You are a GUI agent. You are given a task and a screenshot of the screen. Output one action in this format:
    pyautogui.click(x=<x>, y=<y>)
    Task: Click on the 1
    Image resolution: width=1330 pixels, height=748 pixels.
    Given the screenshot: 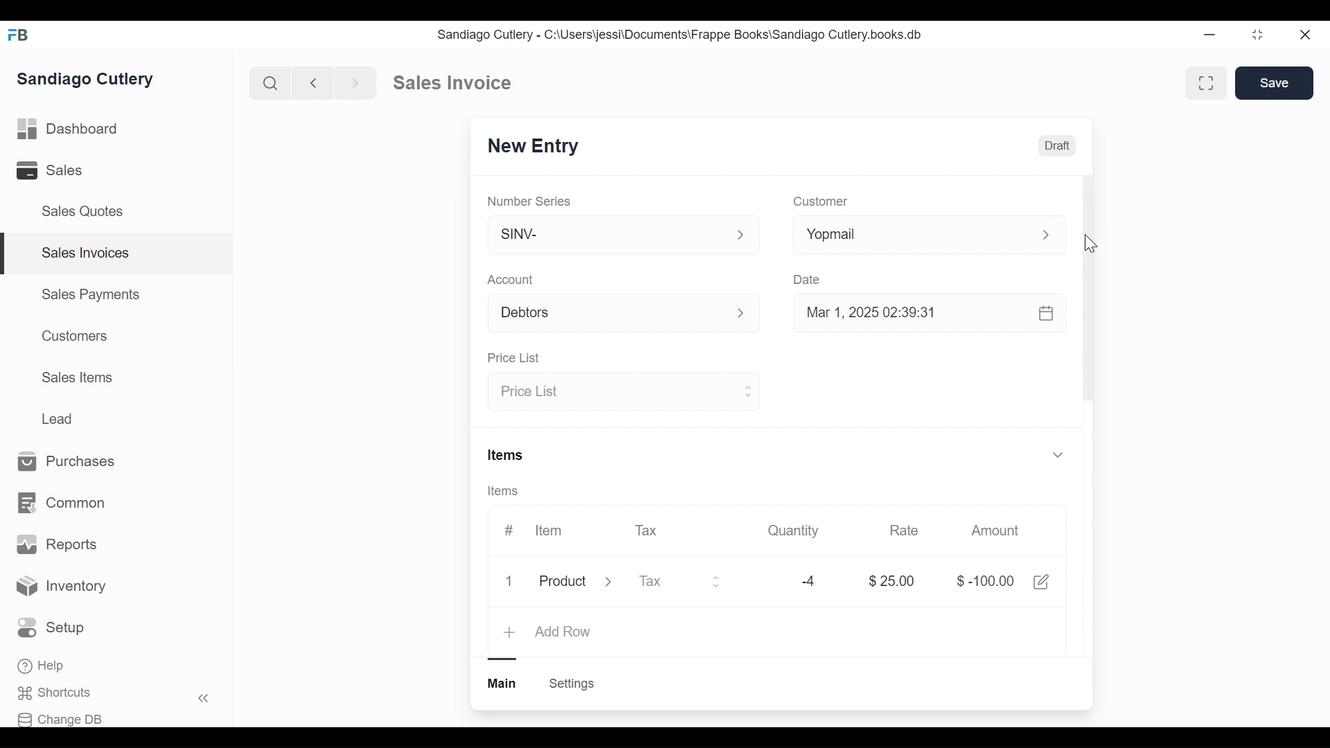 What is the action you would take?
    pyautogui.click(x=510, y=580)
    